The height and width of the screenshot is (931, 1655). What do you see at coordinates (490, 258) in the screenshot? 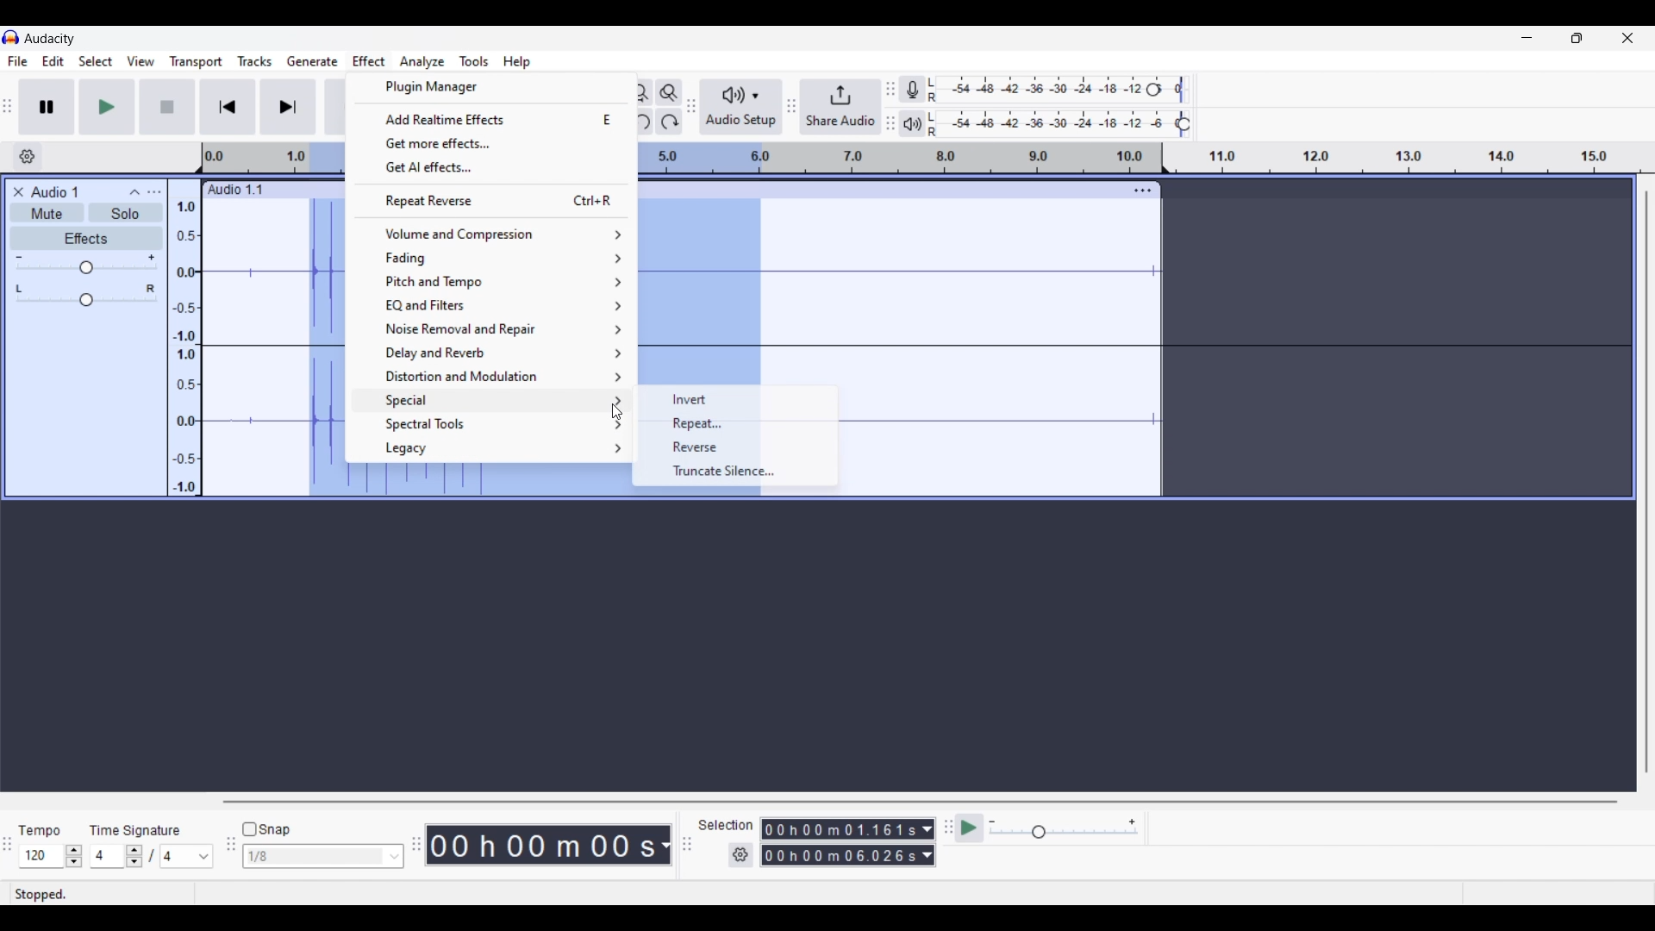
I see `Fading options` at bounding box center [490, 258].